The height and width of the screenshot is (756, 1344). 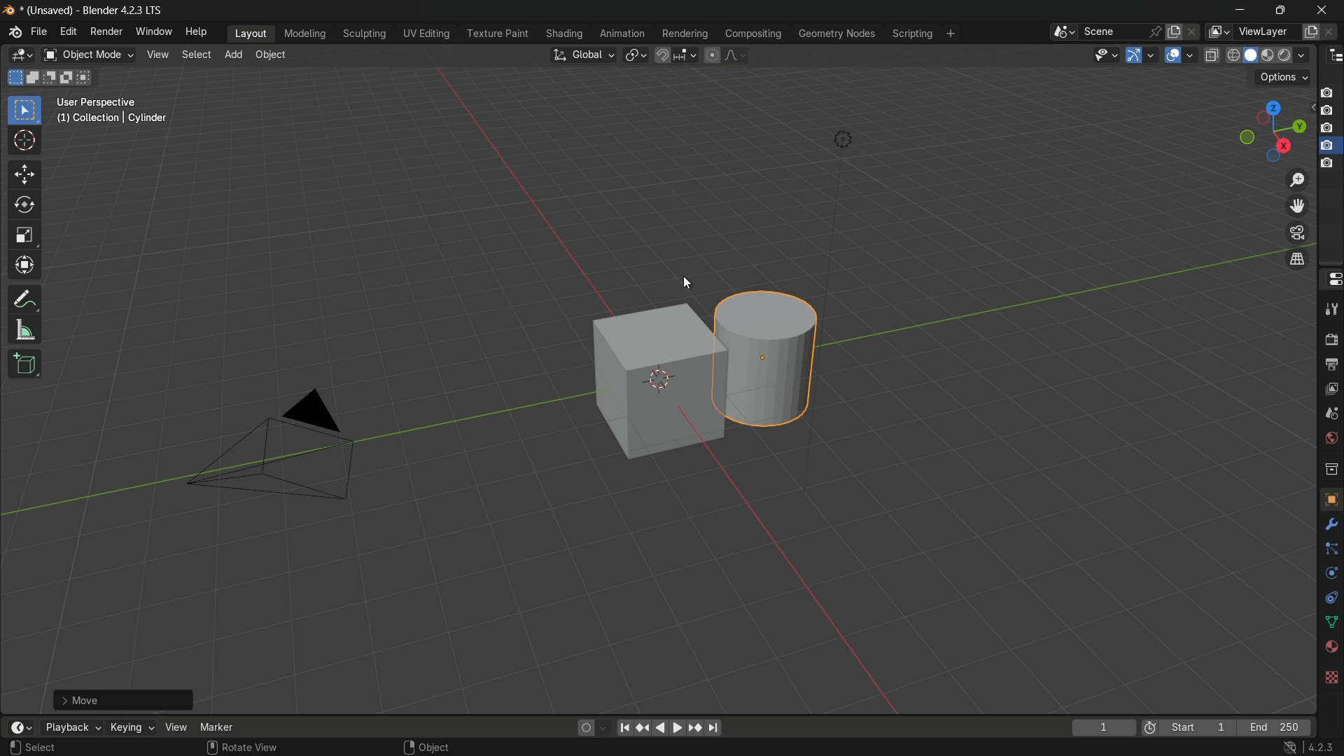 I want to click on preset viewpoint, so click(x=1272, y=132).